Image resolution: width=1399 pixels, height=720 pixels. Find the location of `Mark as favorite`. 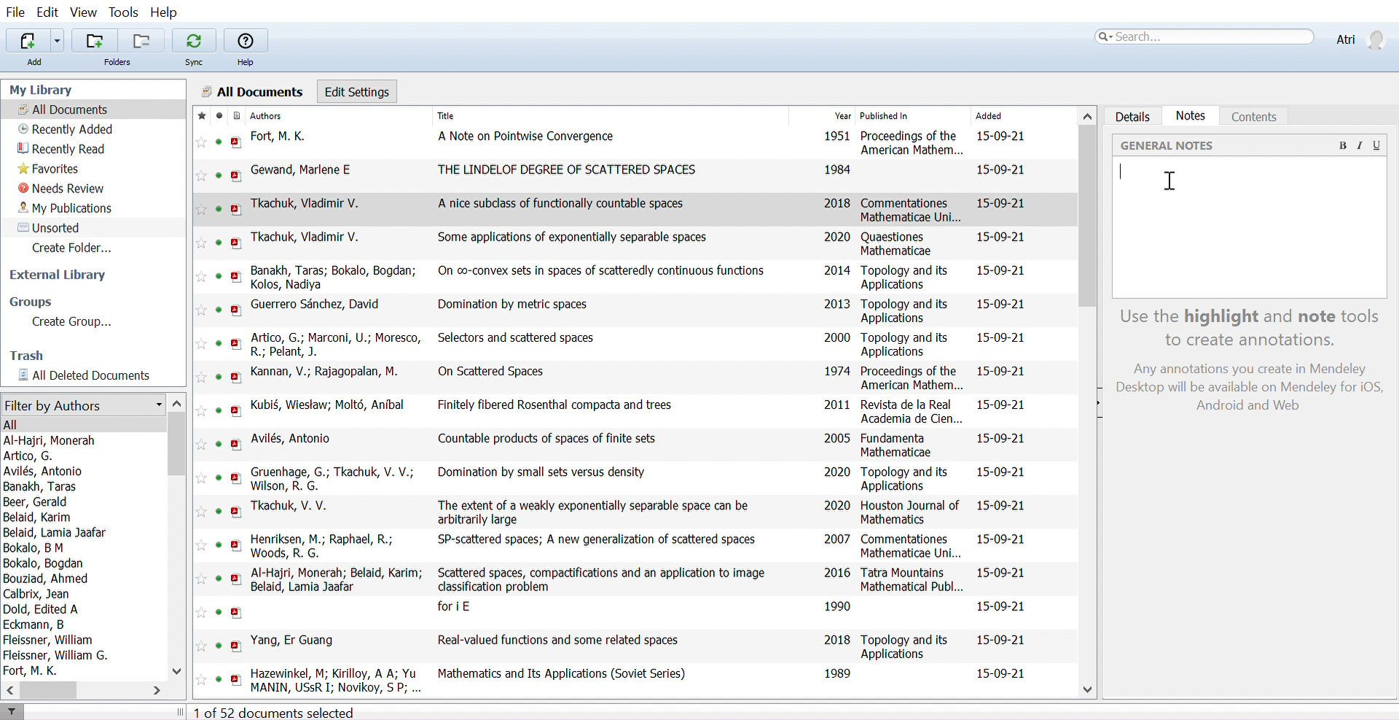

Mark as favorite is located at coordinates (199, 116).